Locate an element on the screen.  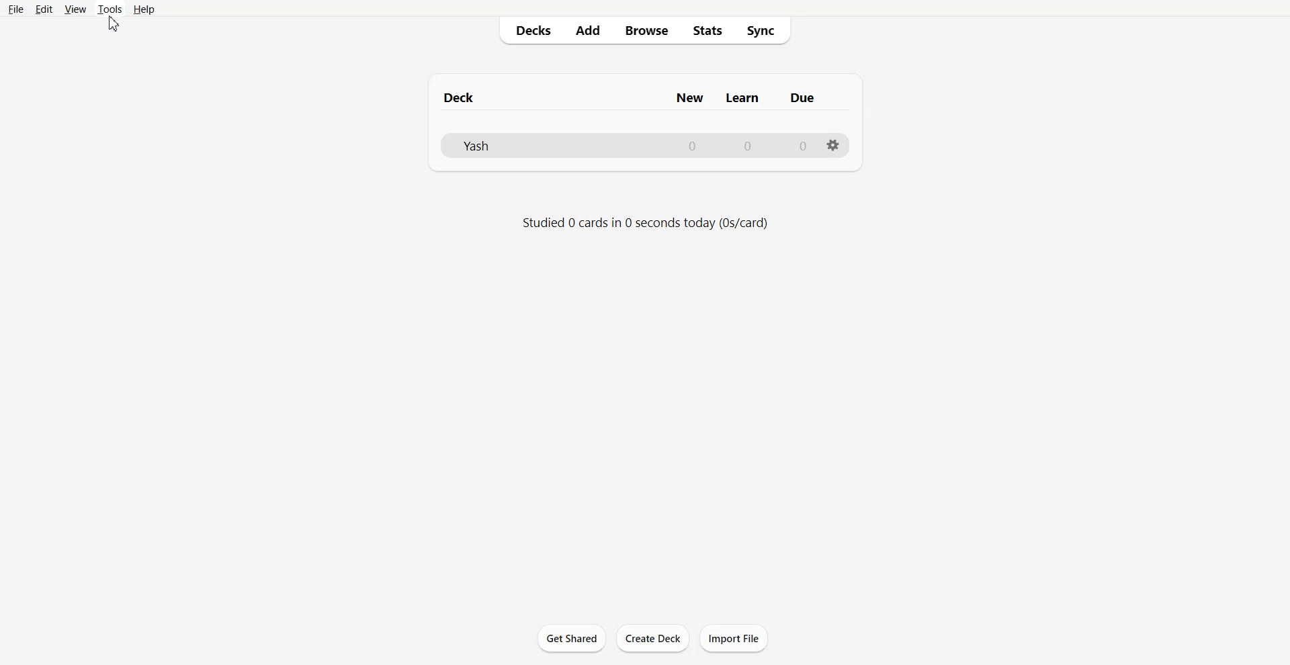
Create Deck is located at coordinates (654, 637).